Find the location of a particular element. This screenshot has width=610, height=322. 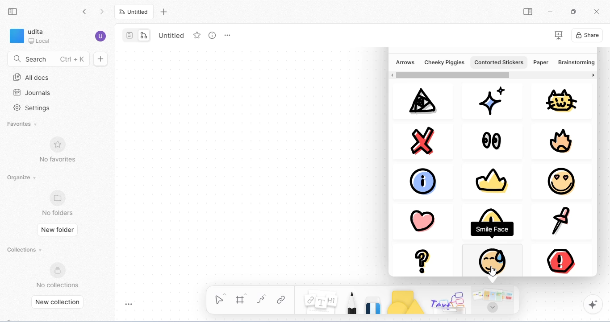

brainstorming is located at coordinates (575, 63).